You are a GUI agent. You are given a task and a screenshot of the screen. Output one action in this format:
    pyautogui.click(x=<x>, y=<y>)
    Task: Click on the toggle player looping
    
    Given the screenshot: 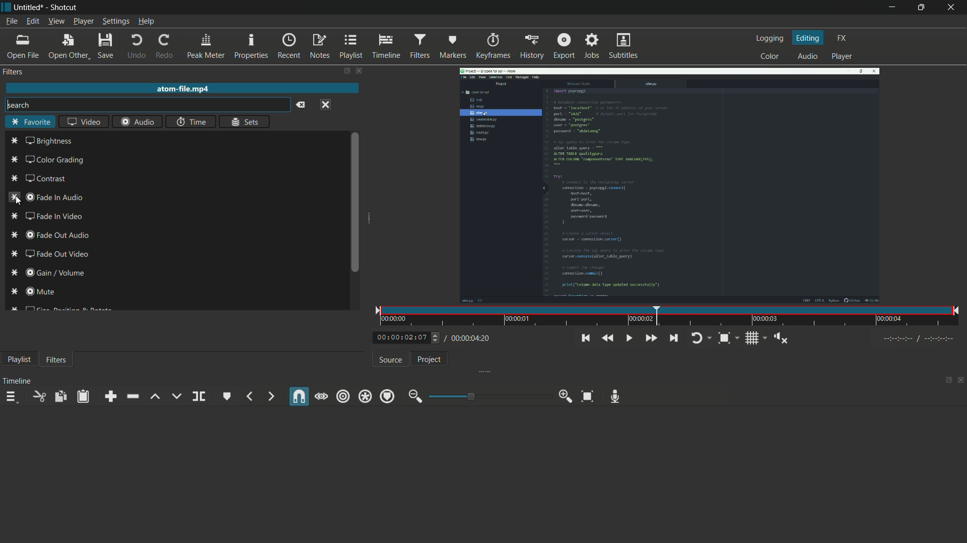 What is the action you would take?
    pyautogui.click(x=702, y=338)
    